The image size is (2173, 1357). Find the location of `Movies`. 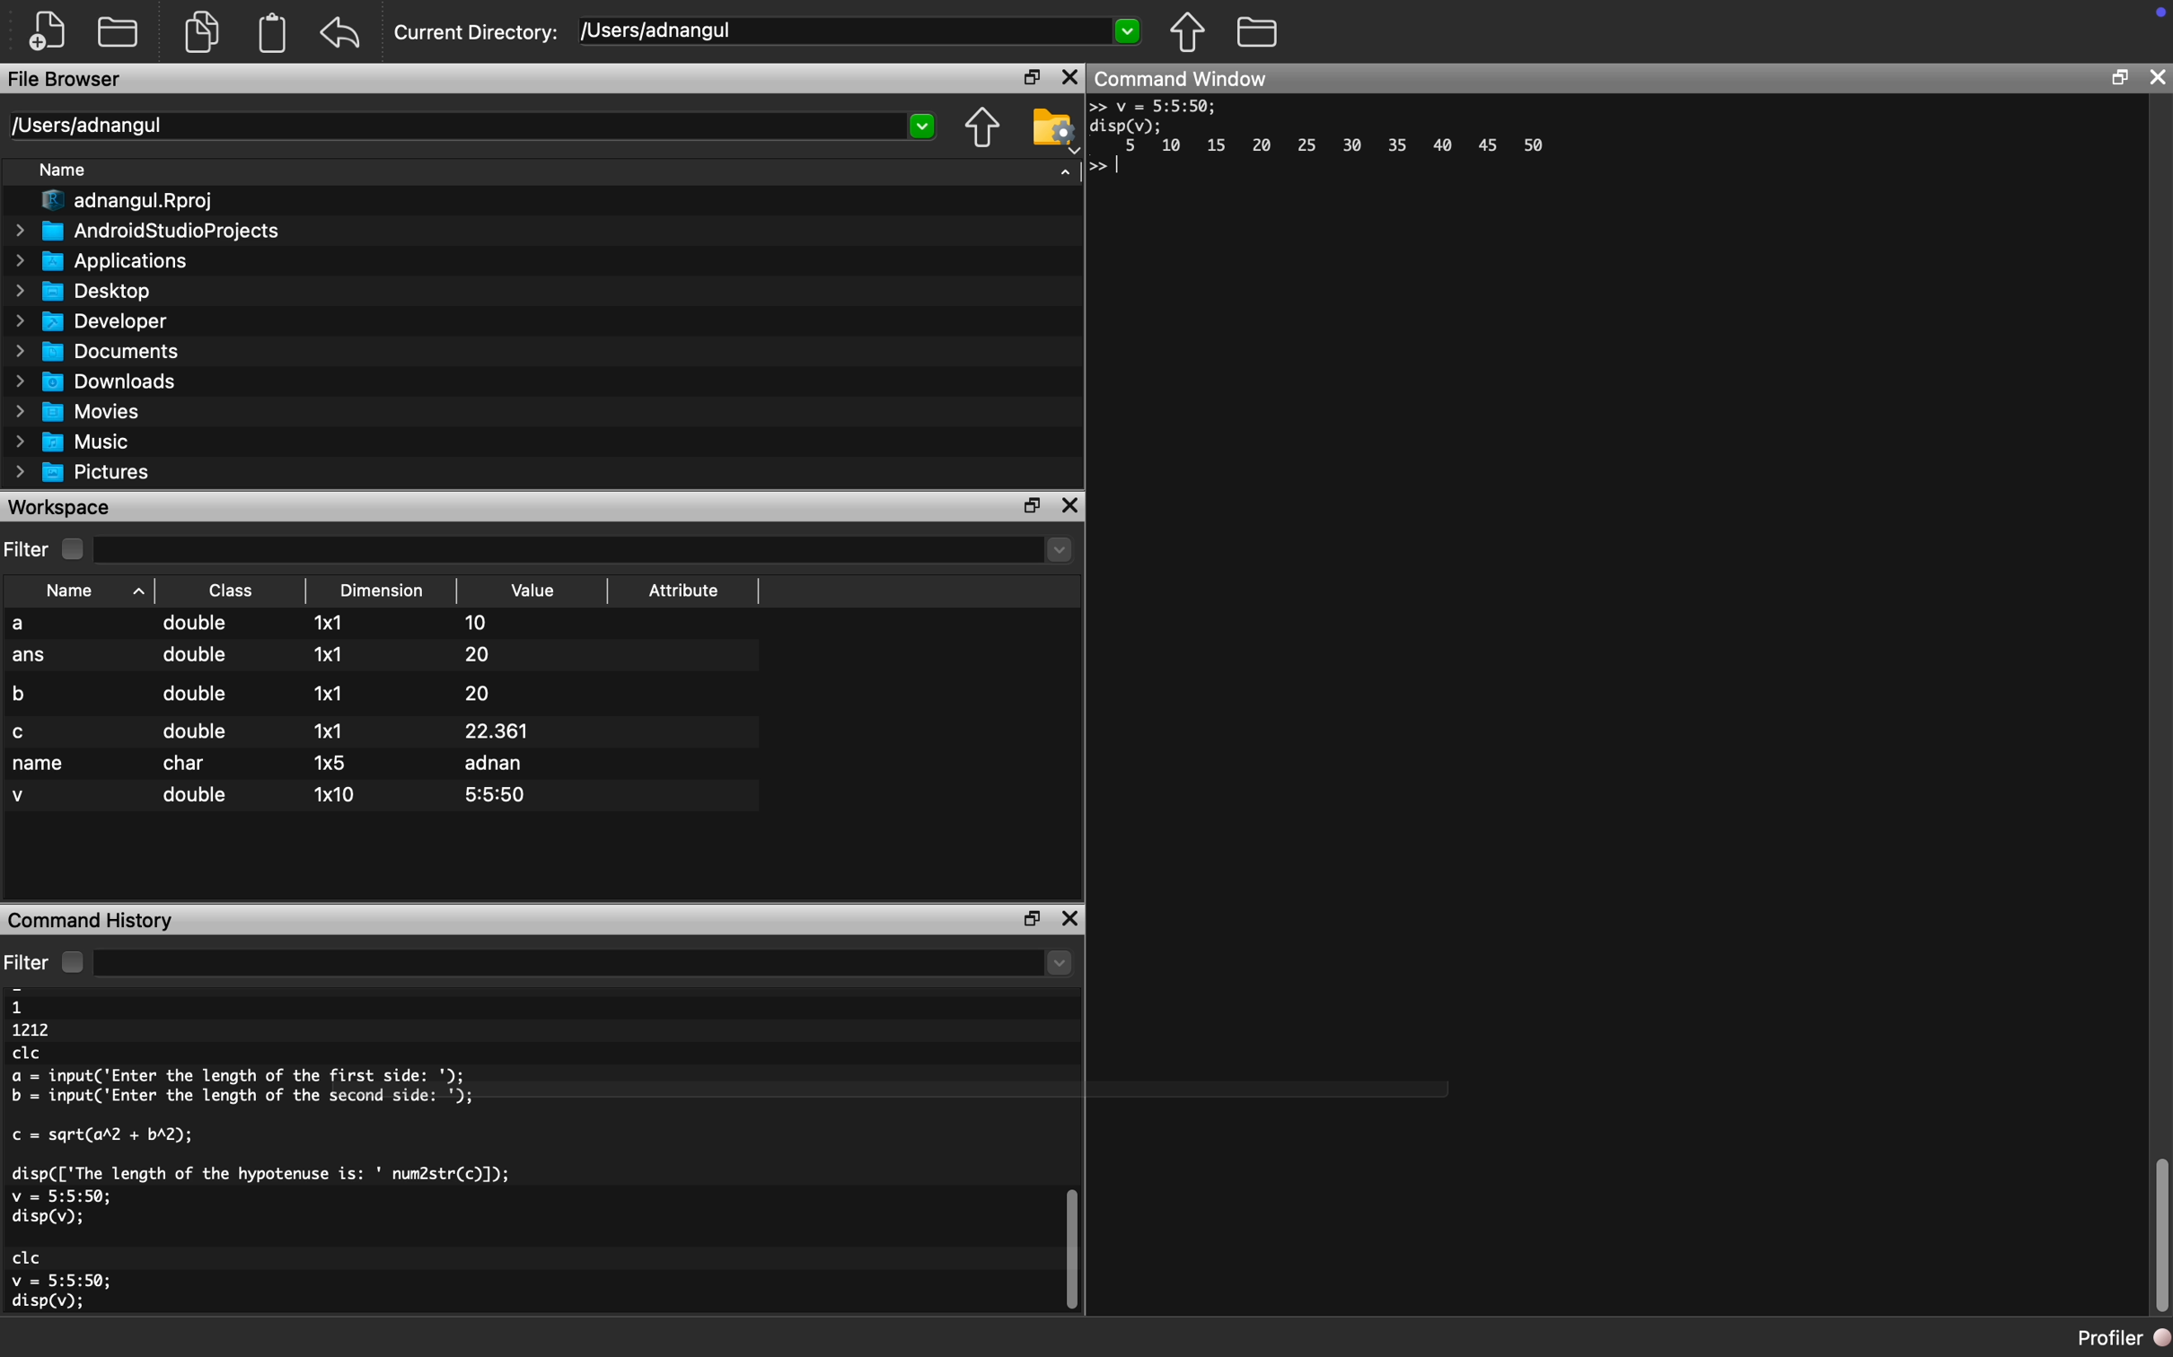

Movies is located at coordinates (75, 412).